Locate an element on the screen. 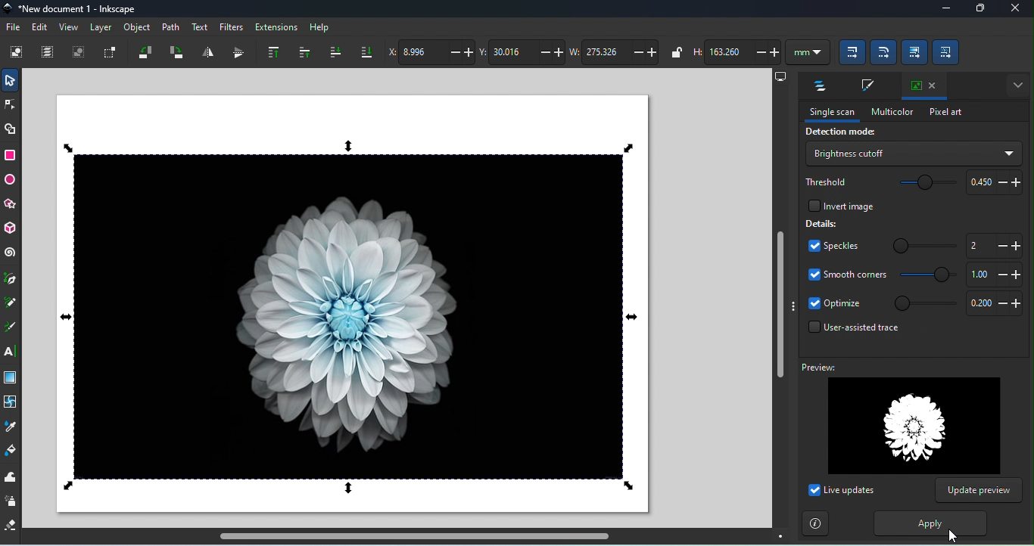 This screenshot has height=546, width=1034. 3D box tool is located at coordinates (10, 228).